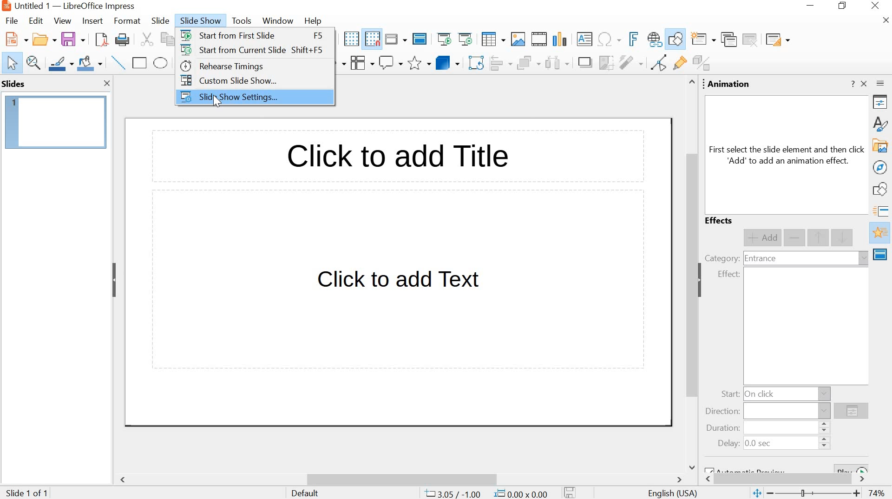  I want to click on filter, so click(630, 62).